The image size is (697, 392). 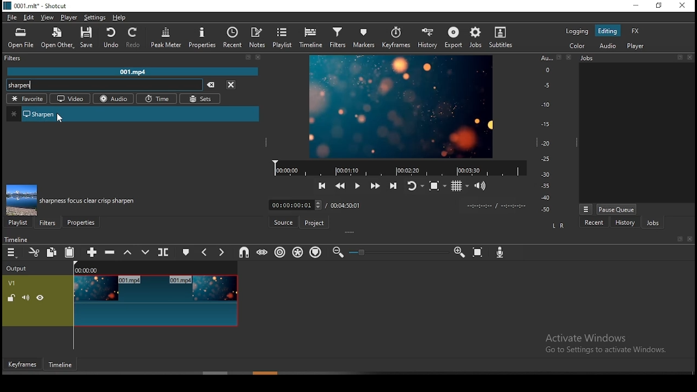 What do you see at coordinates (458, 187) in the screenshot?
I see `toggle grid display on the player` at bounding box center [458, 187].